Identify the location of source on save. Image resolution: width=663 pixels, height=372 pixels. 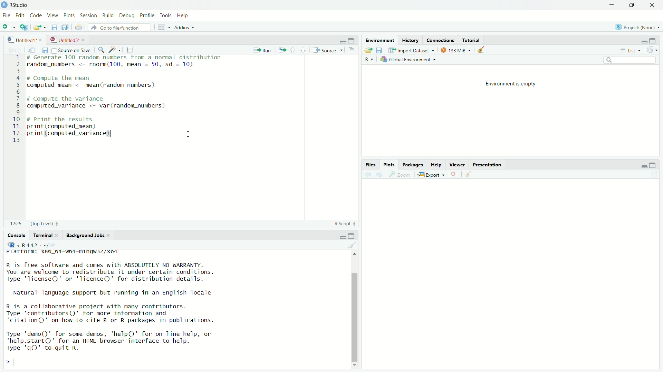
(72, 50).